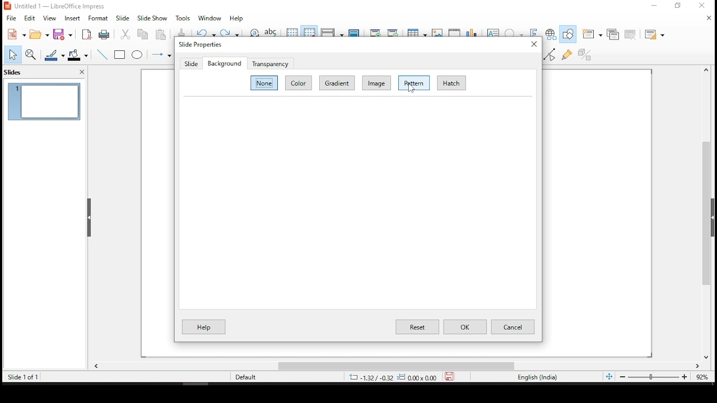 This screenshot has height=403, width=717. What do you see at coordinates (629, 34) in the screenshot?
I see `delete slide` at bounding box center [629, 34].